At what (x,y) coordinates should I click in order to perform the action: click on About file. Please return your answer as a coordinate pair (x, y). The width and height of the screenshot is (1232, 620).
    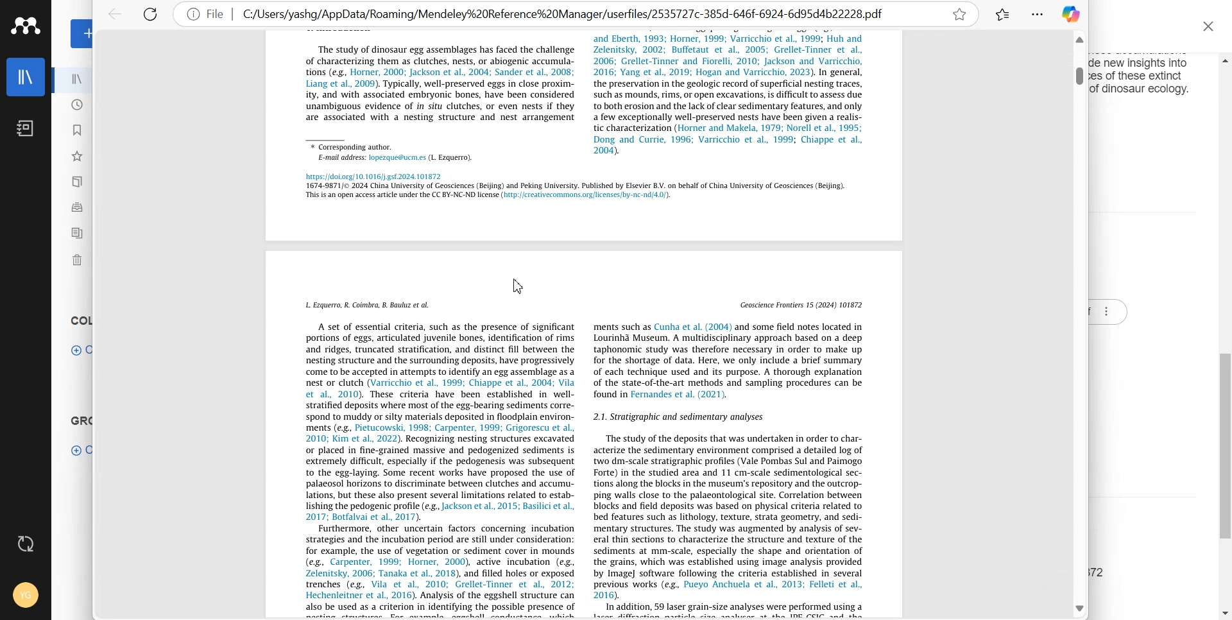
    Looking at the image, I should click on (205, 13).